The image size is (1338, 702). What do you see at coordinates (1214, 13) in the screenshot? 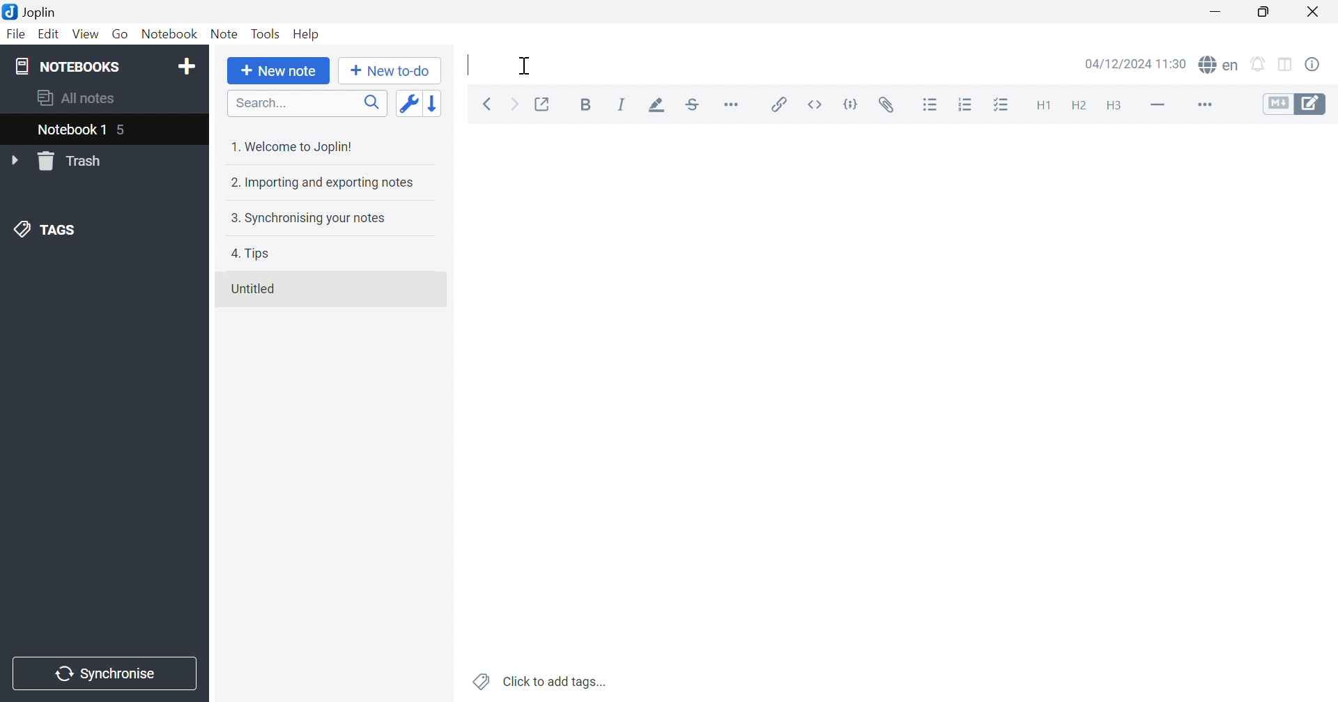
I see `Minimize` at bounding box center [1214, 13].